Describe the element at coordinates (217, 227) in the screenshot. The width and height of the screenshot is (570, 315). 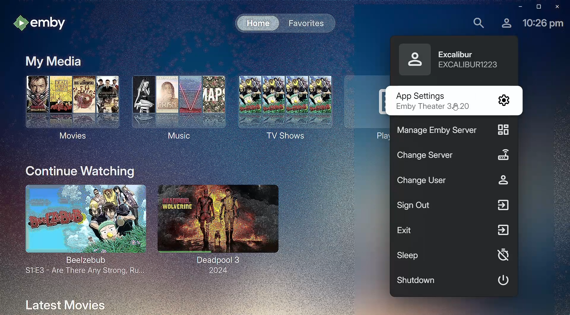
I see `Deadpool 3` at that location.